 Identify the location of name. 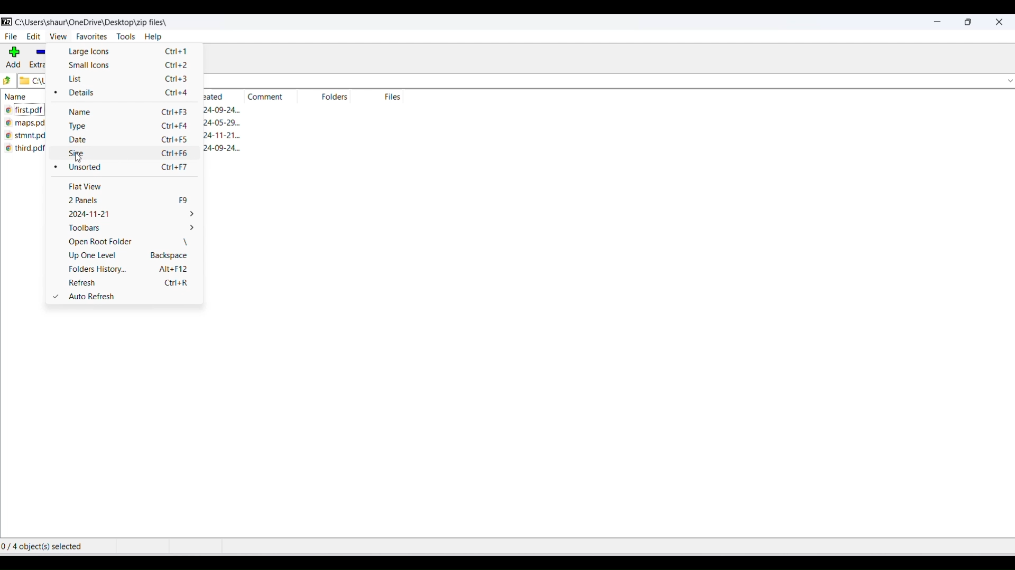
(127, 113).